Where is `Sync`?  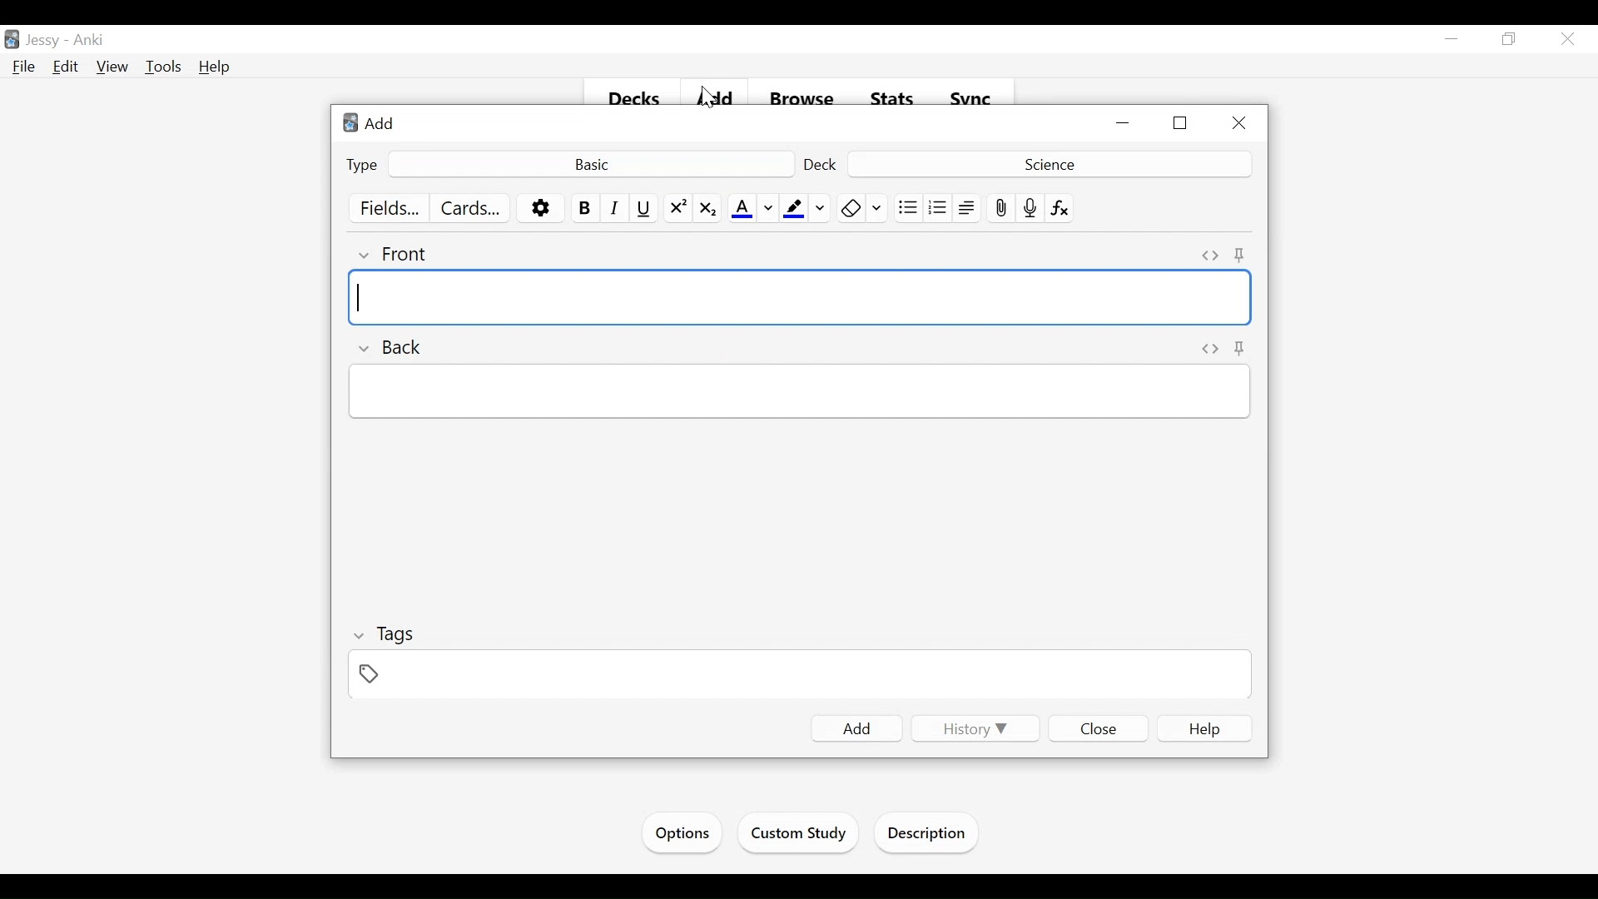
Sync is located at coordinates (971, 99).